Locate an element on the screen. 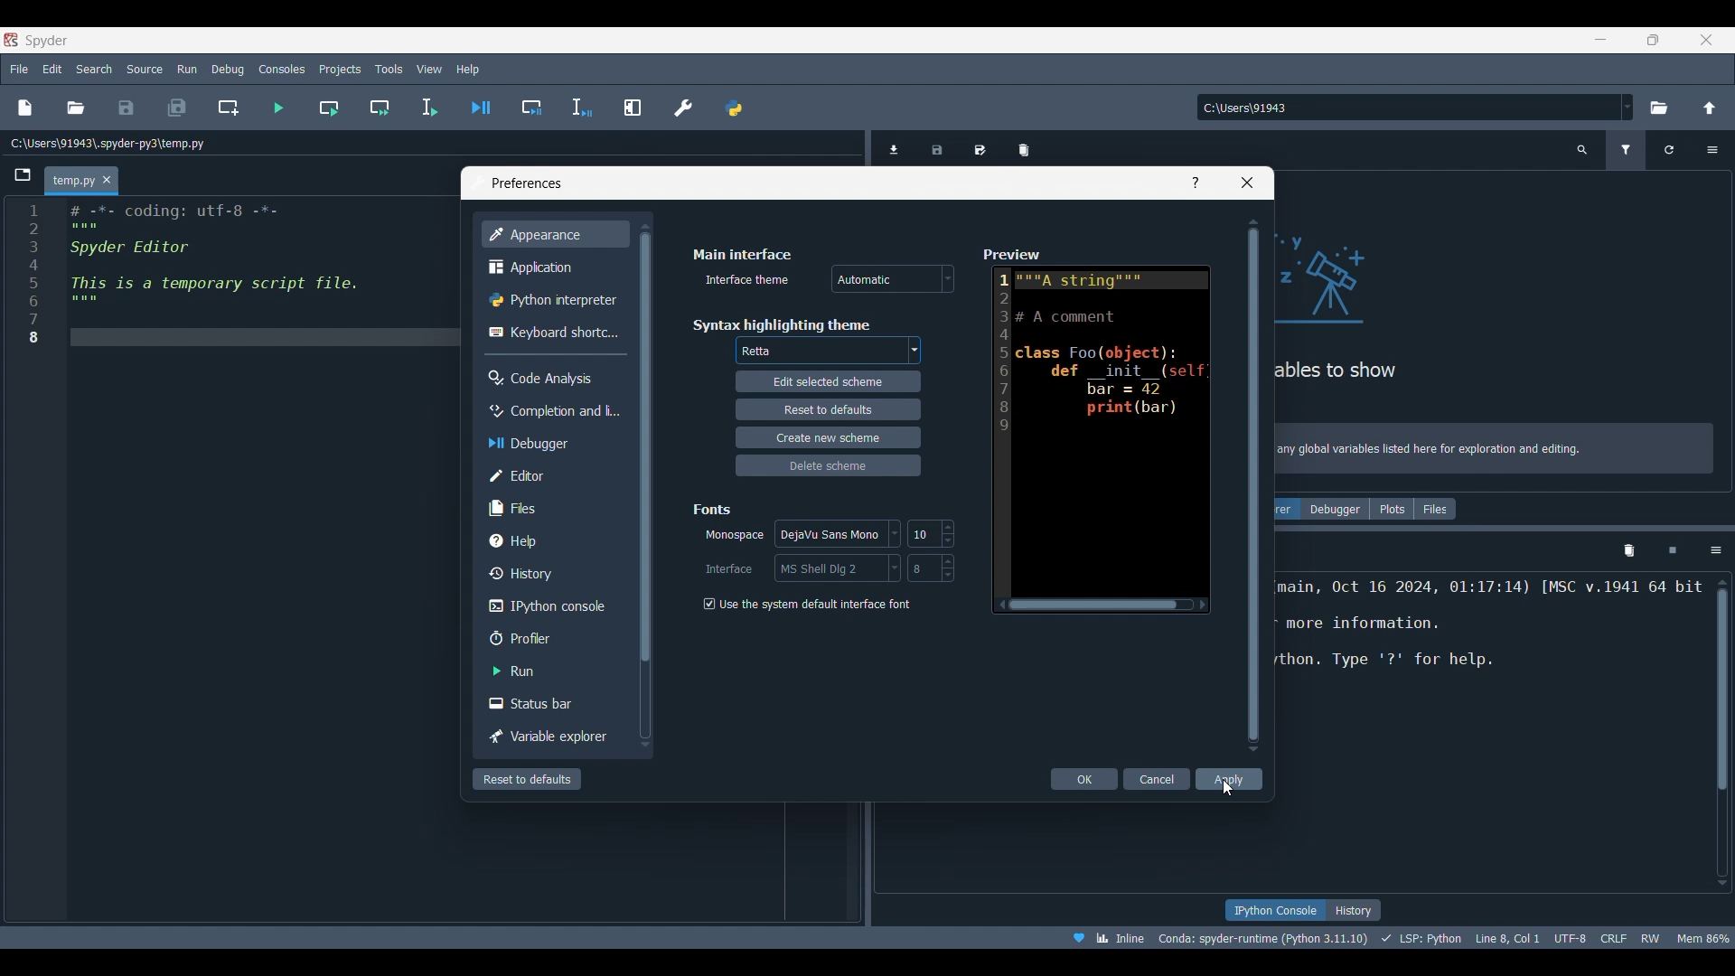 Image resolution: width=1735 pixels, height=976 pixels. Input location is located at coordinates (1408, 108).